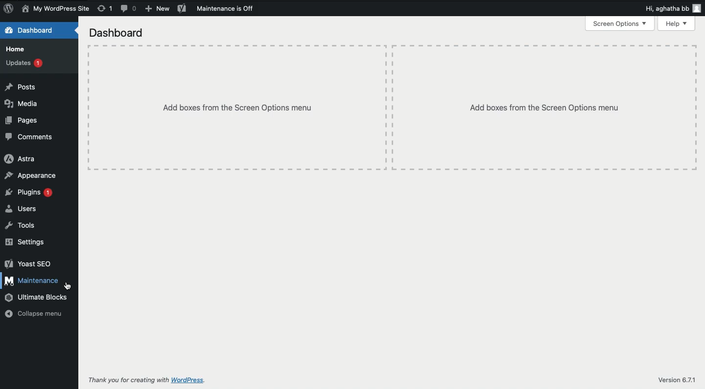 Image resolution: width=705 pixels, height=389 pixels. What do you see at coordinates (672, 7) in the screenshot?
I see `Hi user` at bounding box center [672, 7].